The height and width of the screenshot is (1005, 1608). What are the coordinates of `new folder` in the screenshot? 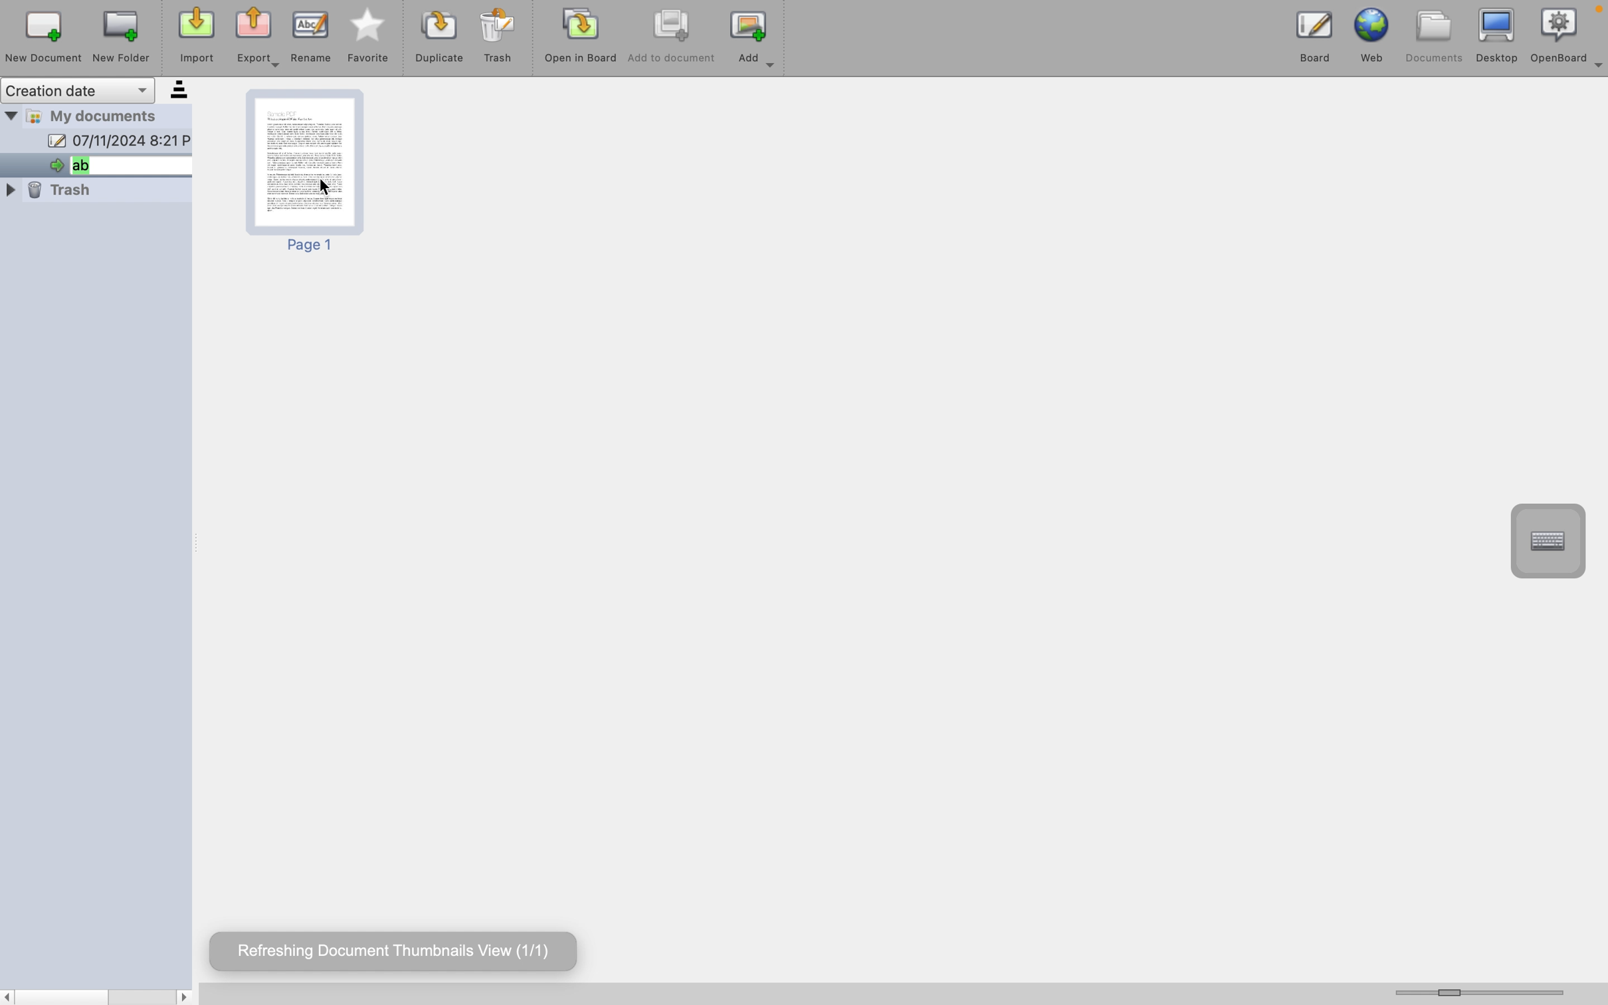 It's located at (120, 36).